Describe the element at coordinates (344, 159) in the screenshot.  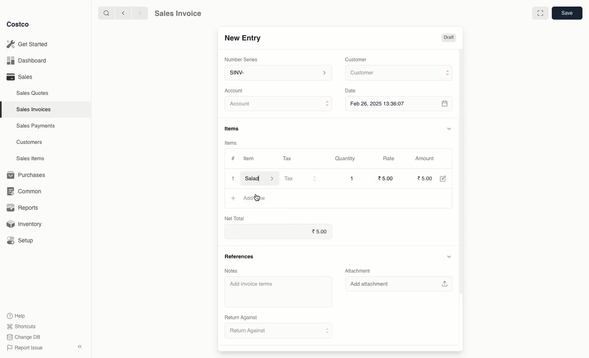
I see `Quantity` at that location.